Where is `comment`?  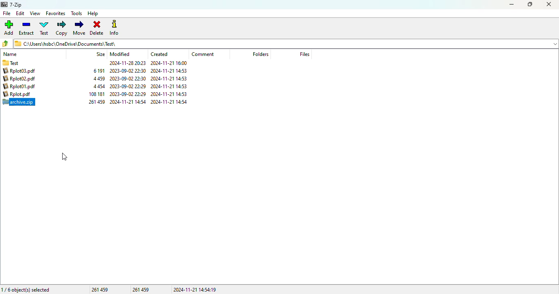
comment is located at coordinates (203, 54).